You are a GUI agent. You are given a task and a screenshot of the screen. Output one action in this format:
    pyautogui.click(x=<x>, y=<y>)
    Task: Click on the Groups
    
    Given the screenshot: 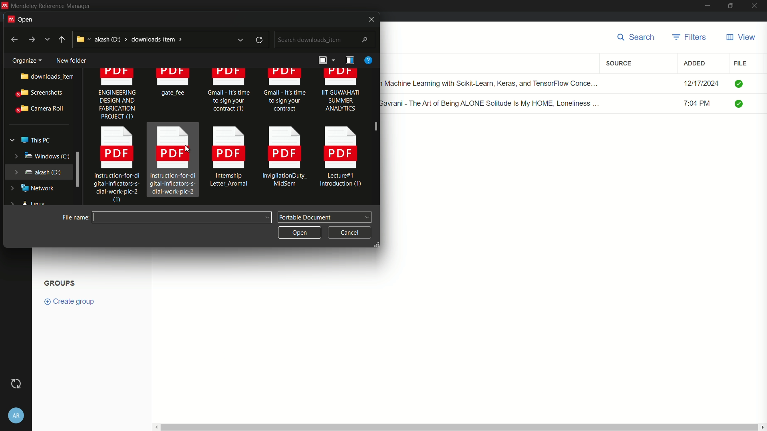 What is the action you would take?
    pyautogui.click(x=61, y=282)
    